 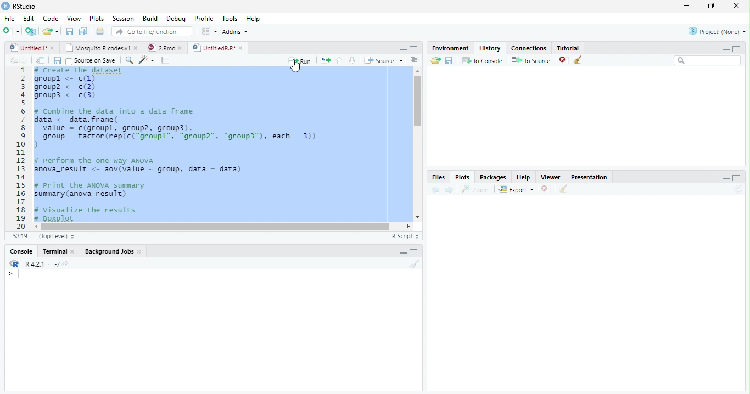 What do you see at coordinates (21, 252) in the screenshot?
I see `Console` at bounding box center [21, 252].